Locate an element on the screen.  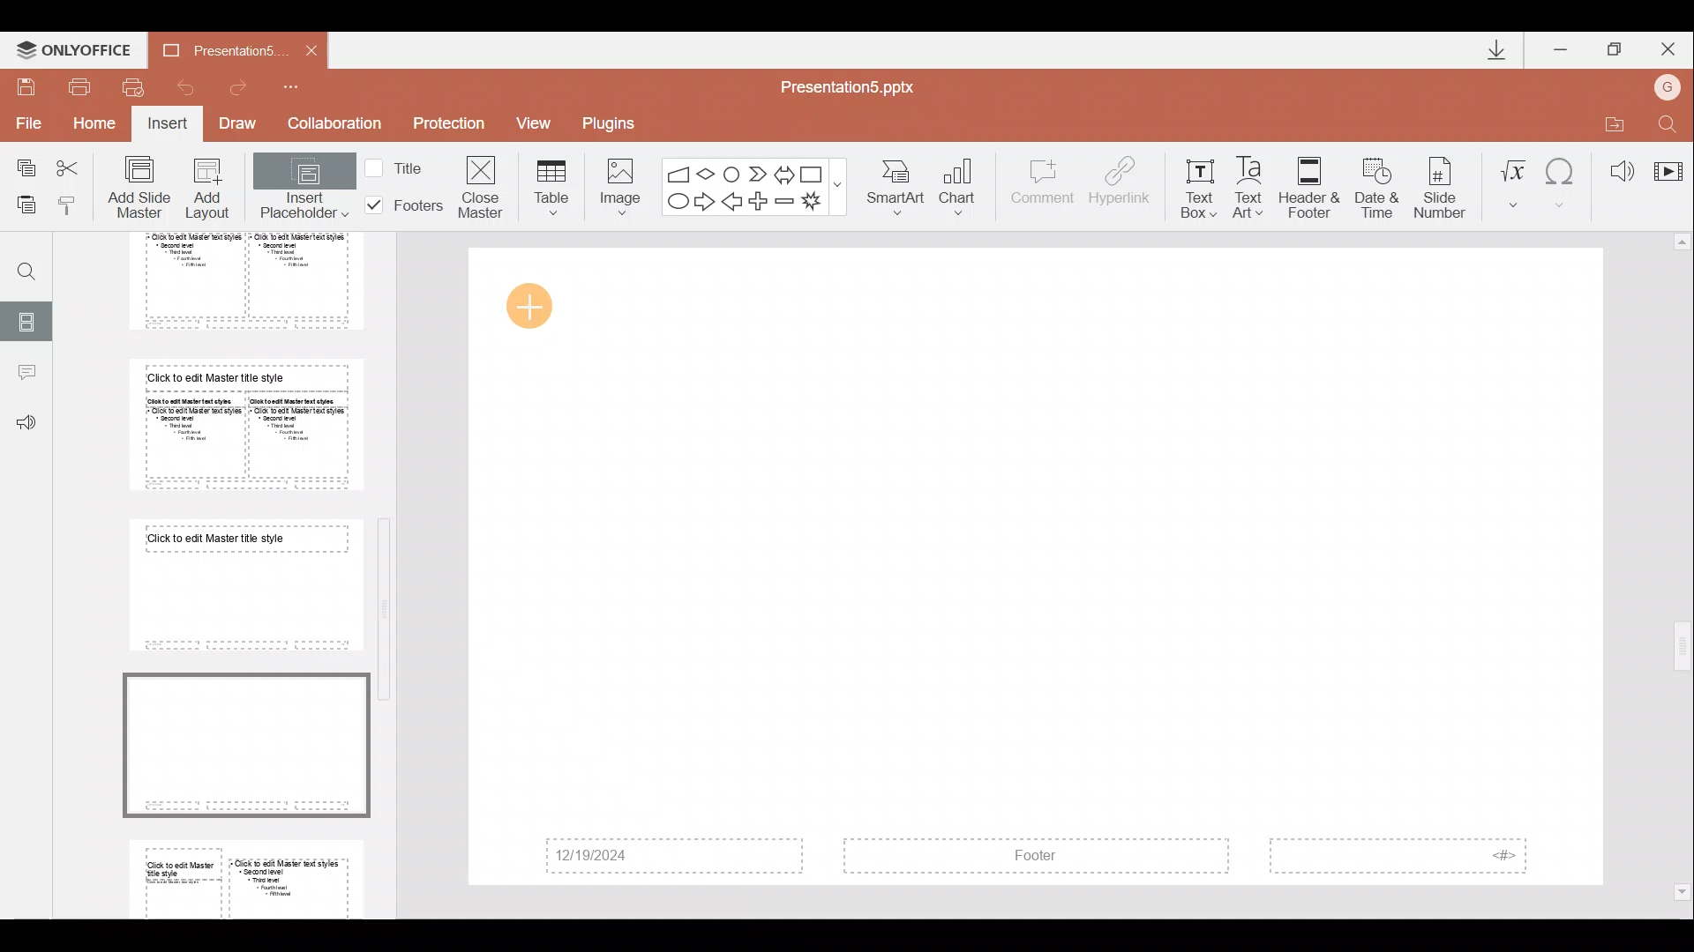
View is located at coordinates (540, 123).